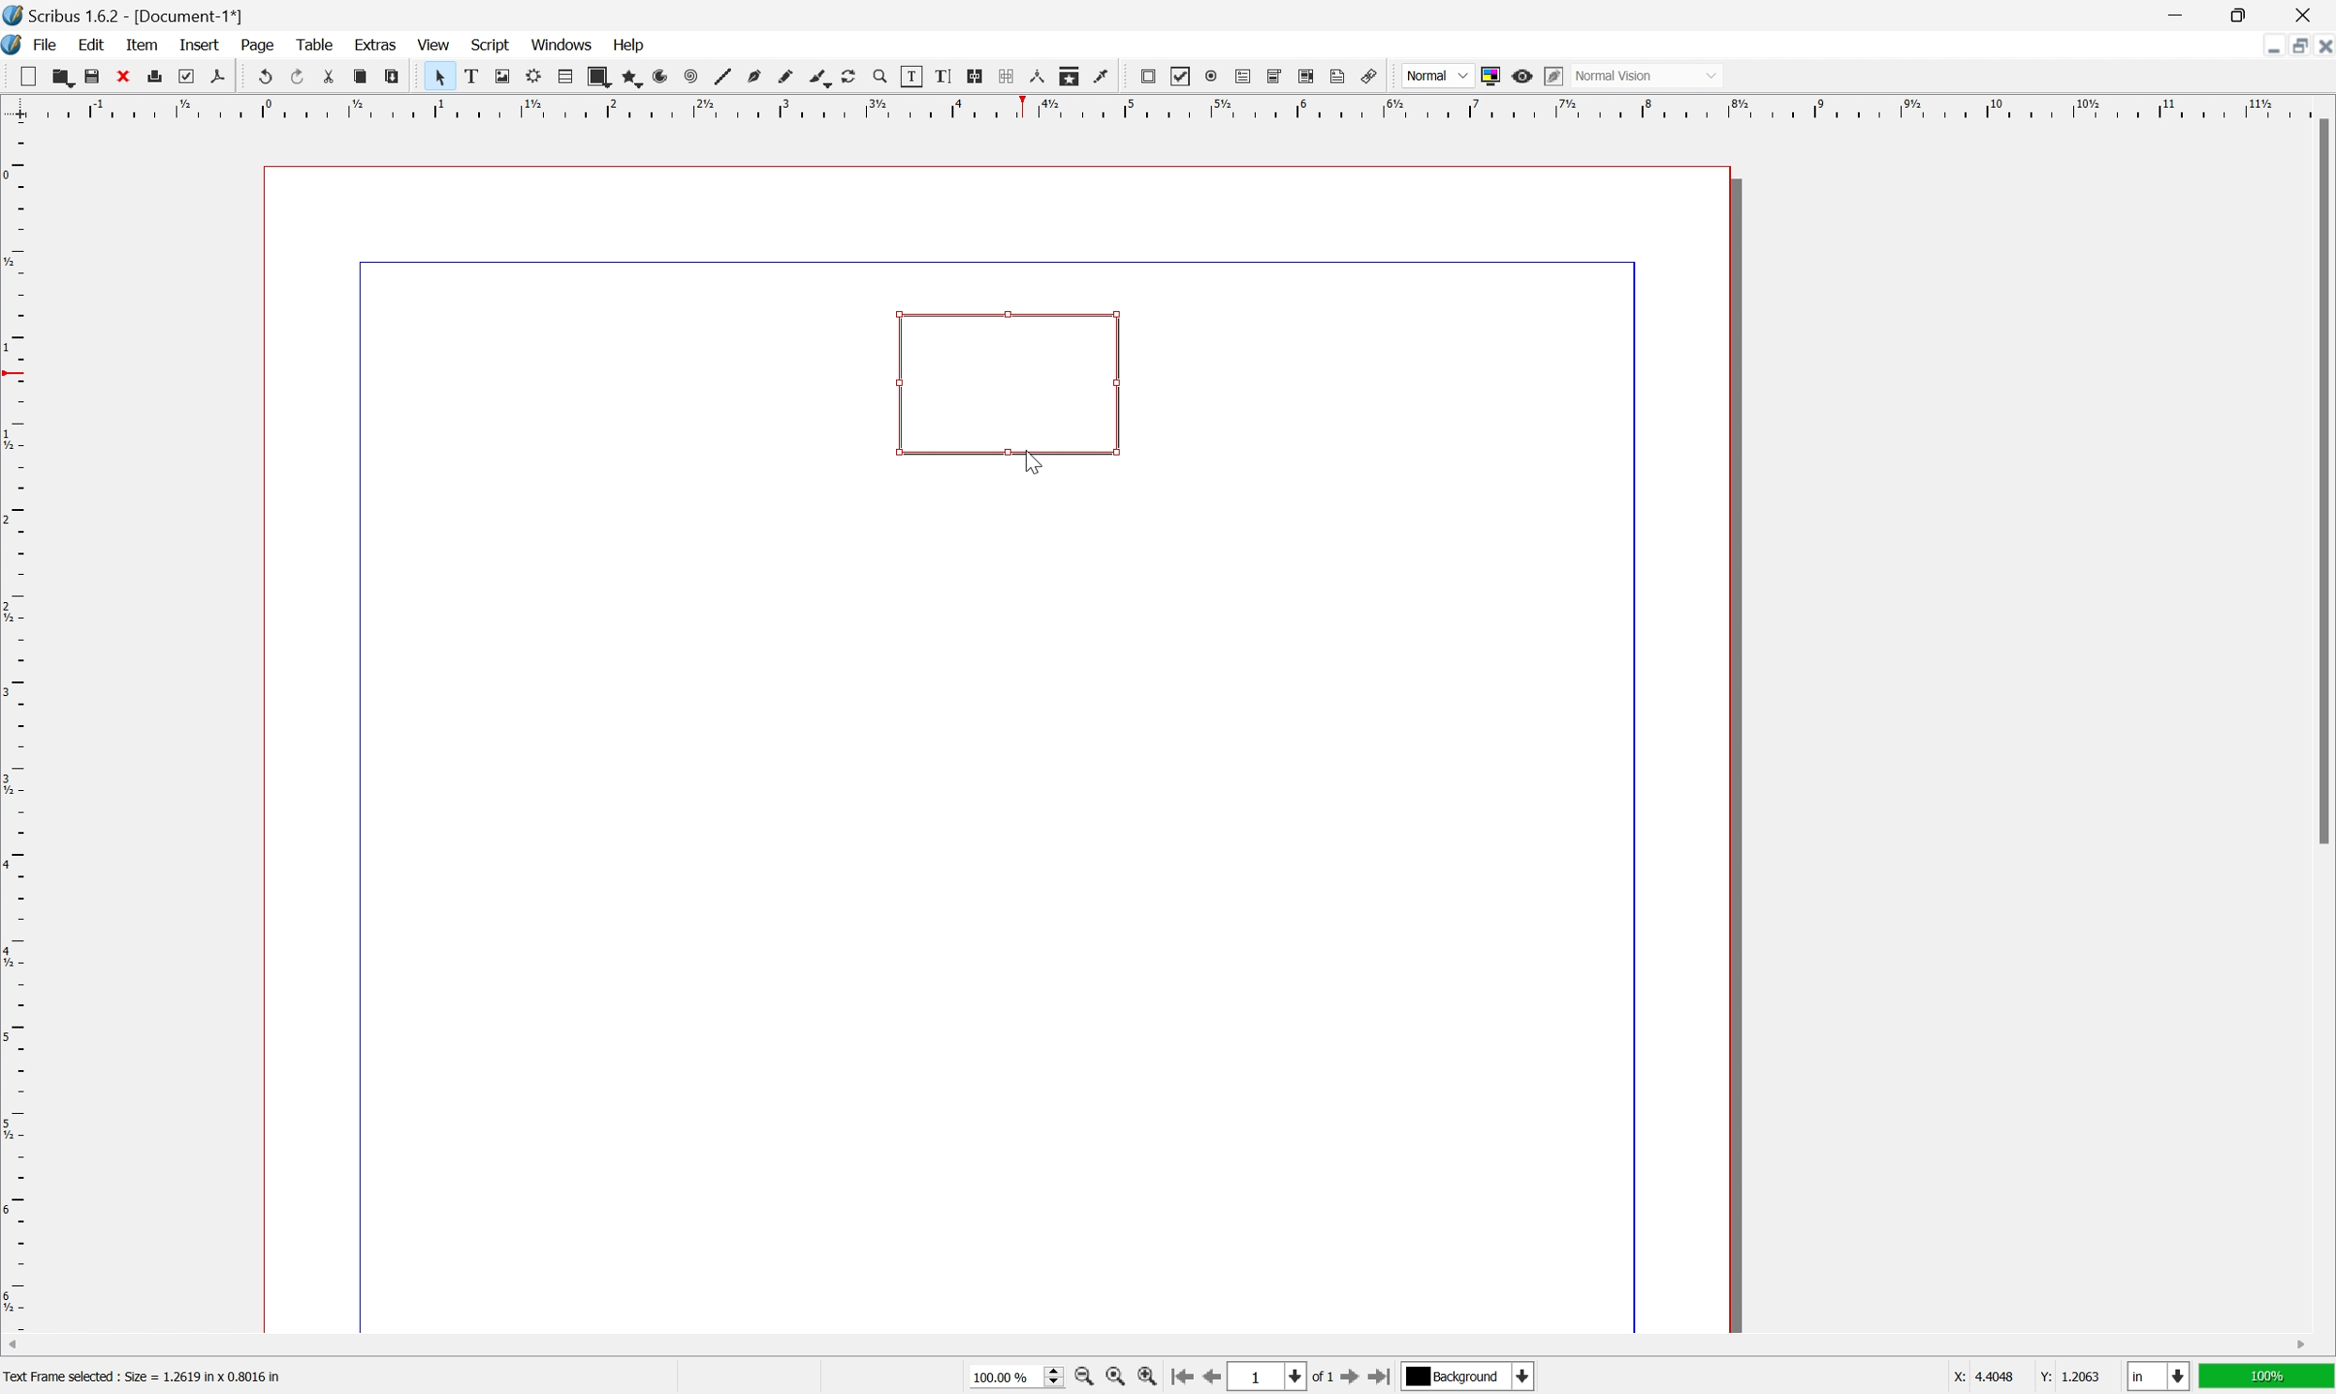  Describe the element at coordinates (1339, 77) in the screenshot. I see `text annotation` at that location.